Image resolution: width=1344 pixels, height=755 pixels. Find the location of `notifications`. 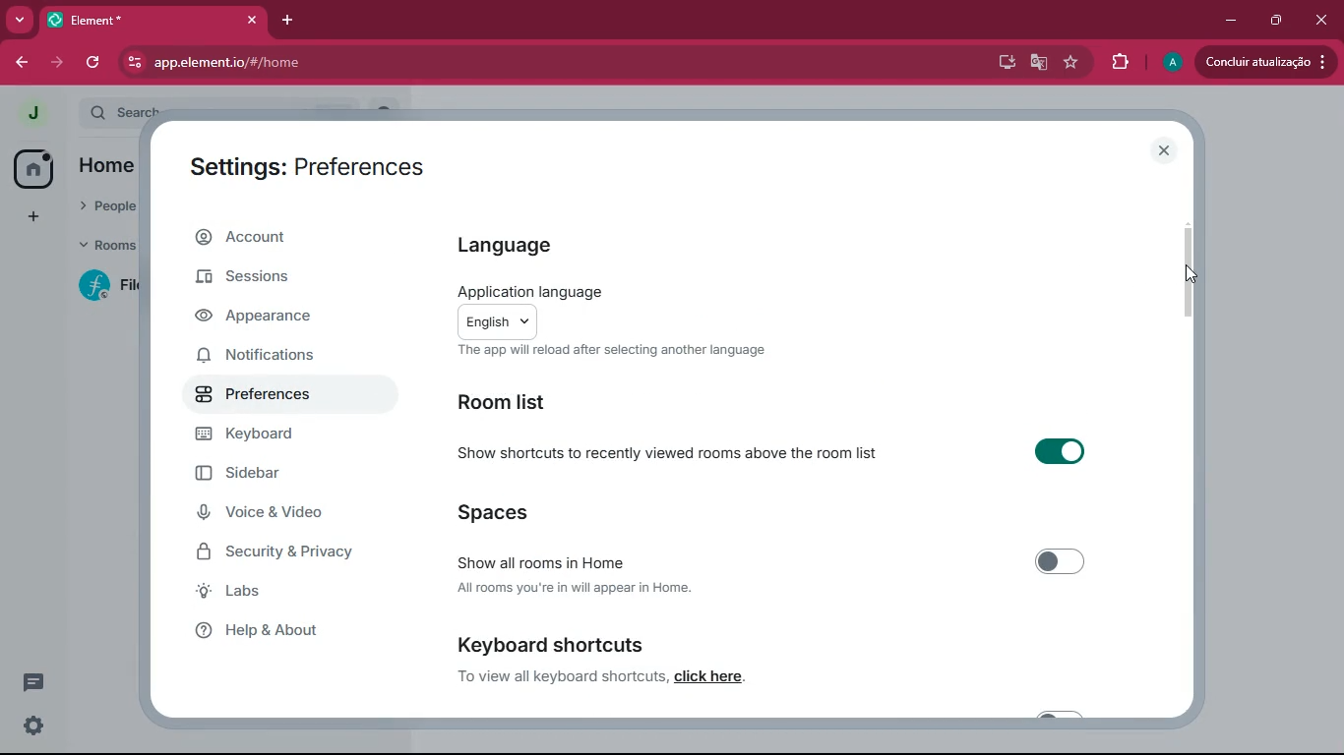

notifications is located at coordinates (271, 359).